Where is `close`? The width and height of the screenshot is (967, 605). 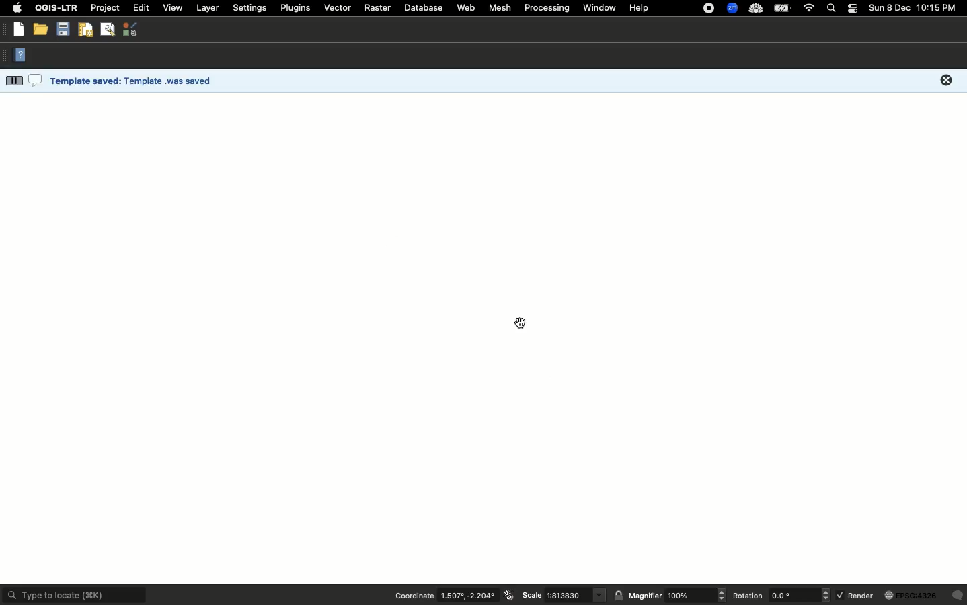 close is located at coordinates (949, 81).